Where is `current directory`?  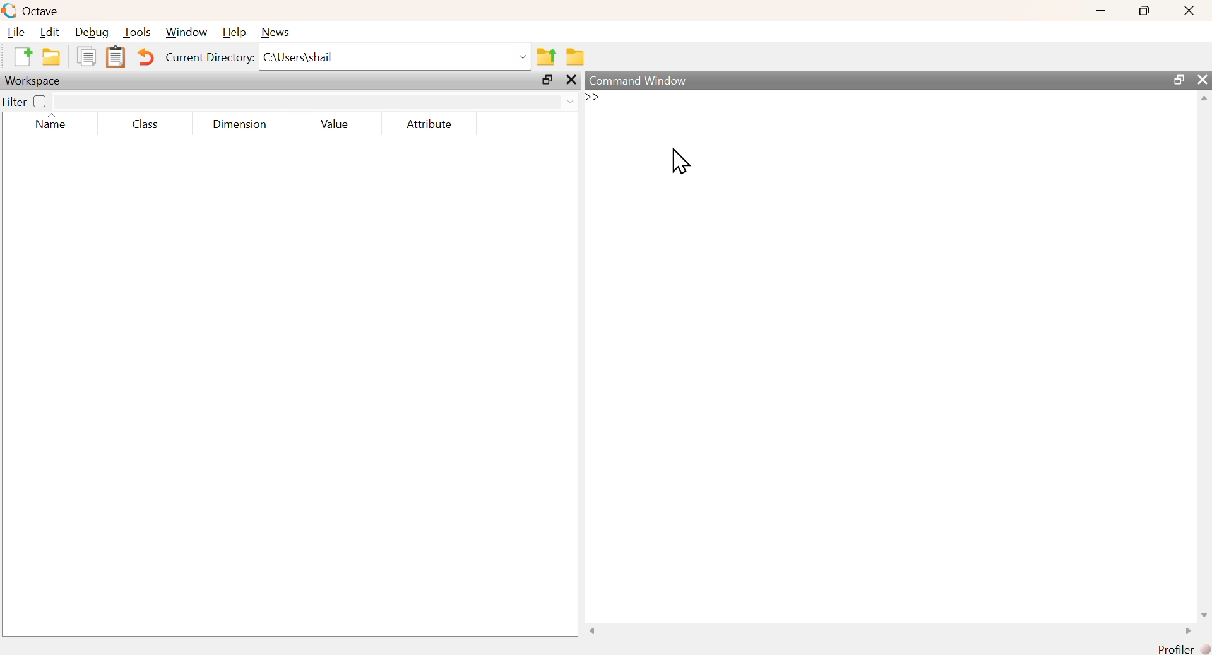 current directory is located at coordinates (210, 59).